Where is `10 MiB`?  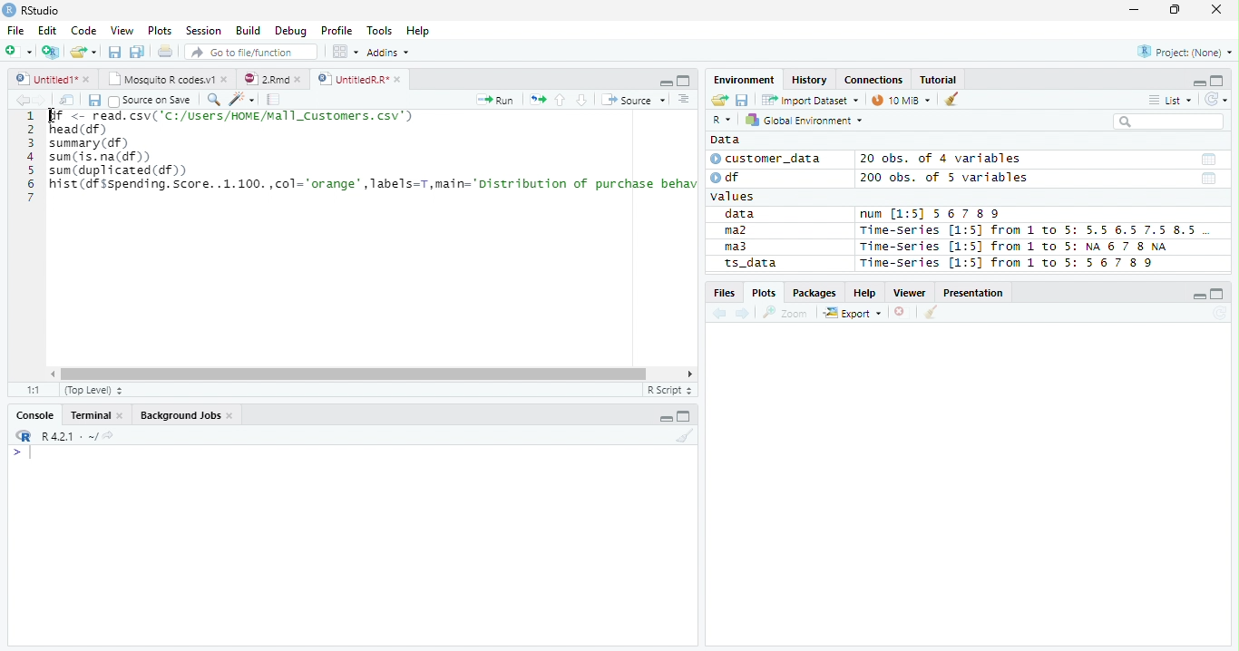 10 MiB is located at coordinates (902, 100).